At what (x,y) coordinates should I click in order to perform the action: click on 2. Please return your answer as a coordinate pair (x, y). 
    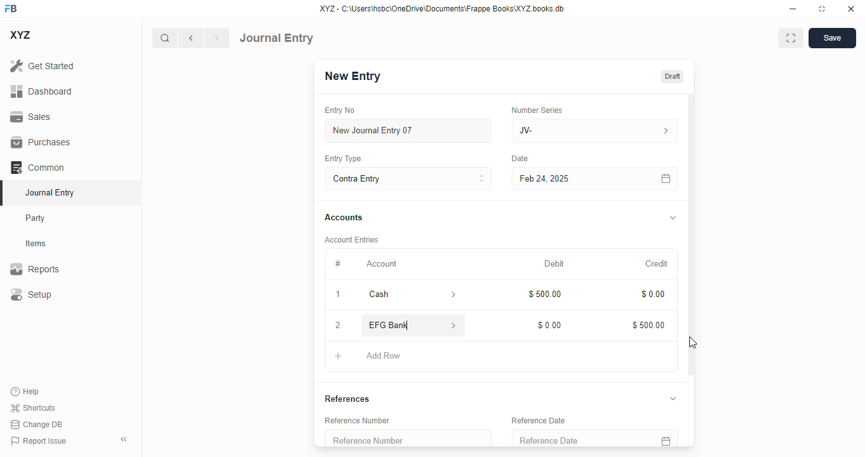
    Looking at the image, I should click on (338, 326).